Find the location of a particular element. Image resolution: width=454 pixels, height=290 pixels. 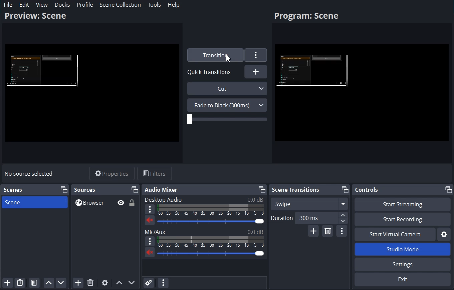

Profile is located at coordinates (84, 5).